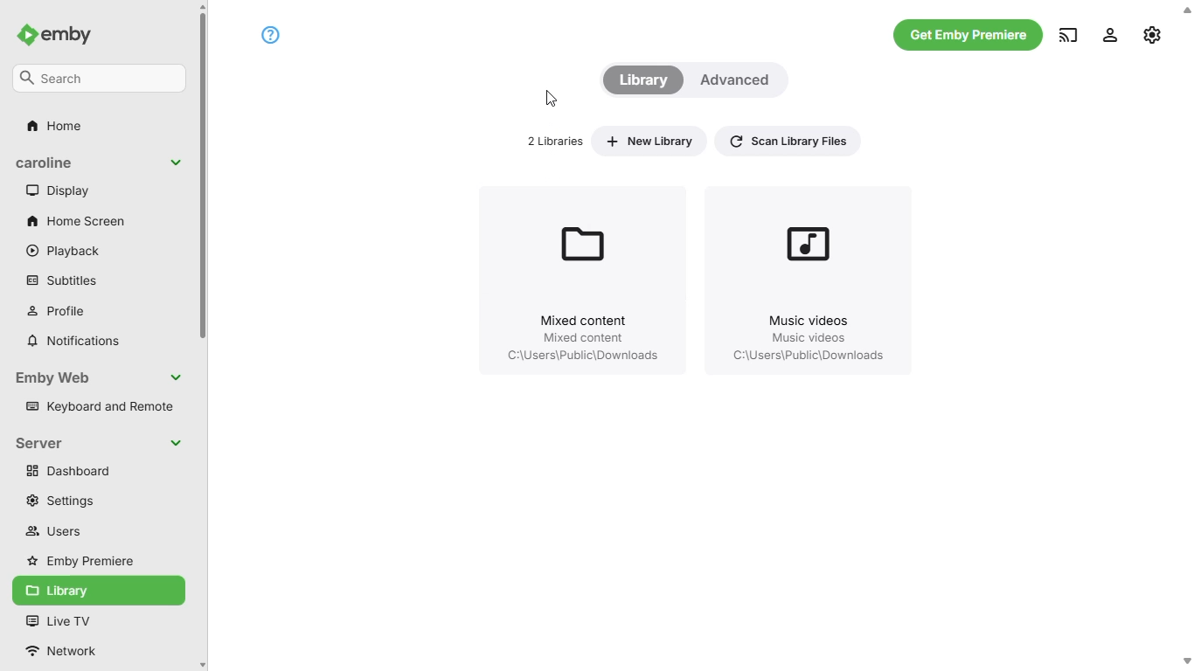 This screenshot has height=671, width=1194. Describe the element at coordinates (64, 252) in the screenshot. I see `playback` at that location.